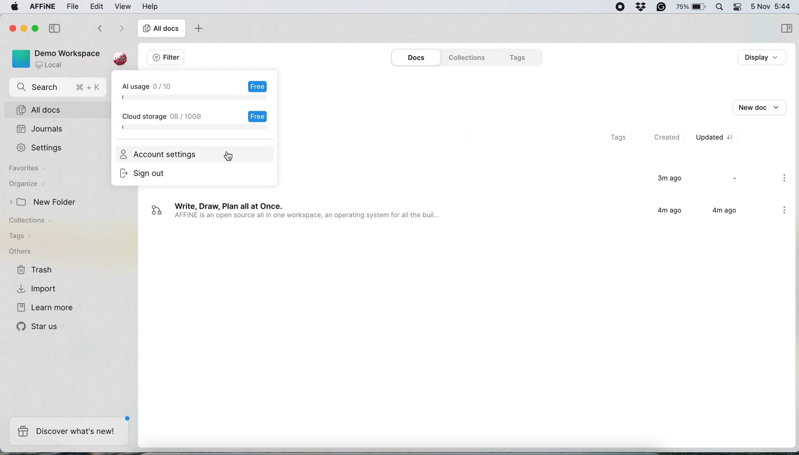 The height and width of the screenshot is (455, 799). What do you see at coordinates (786, 29) in the screenshot?
I see `selections` at bounding box center [786, 29].